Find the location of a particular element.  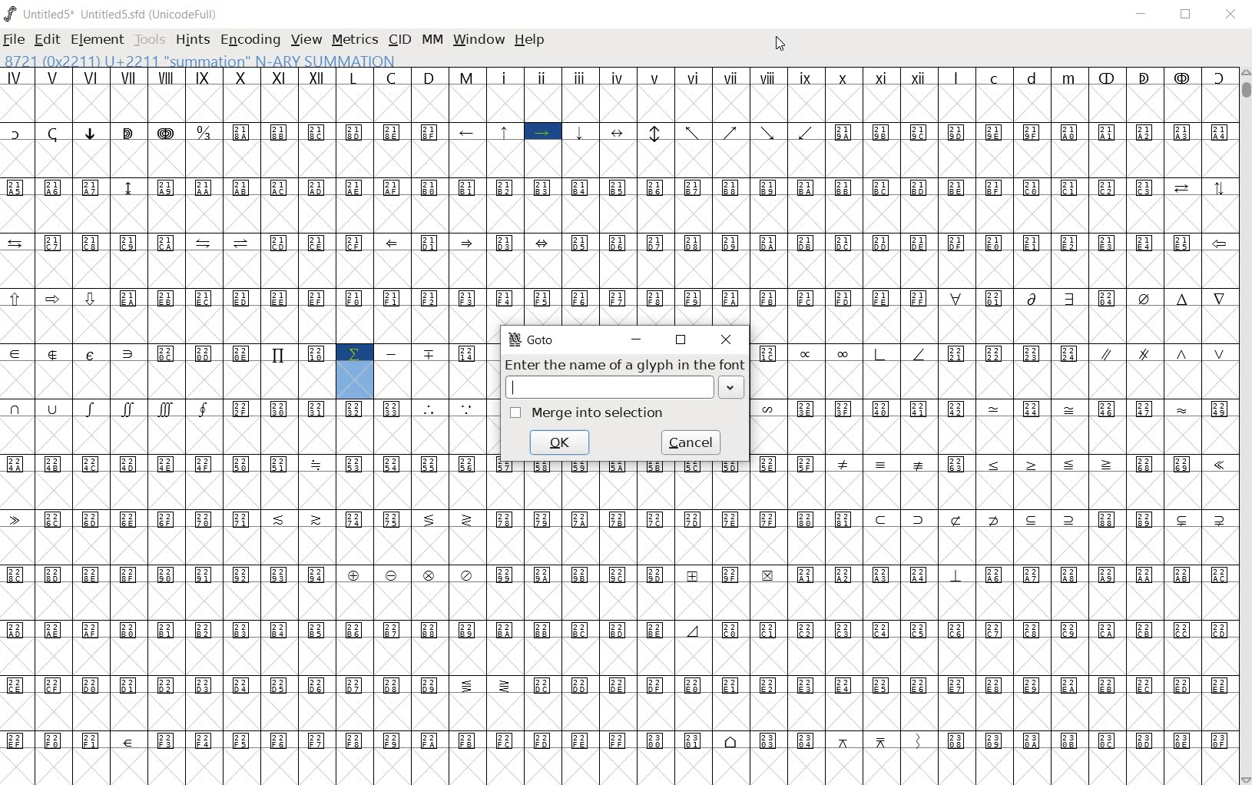

EDIT is located at coordinates (47, 41).